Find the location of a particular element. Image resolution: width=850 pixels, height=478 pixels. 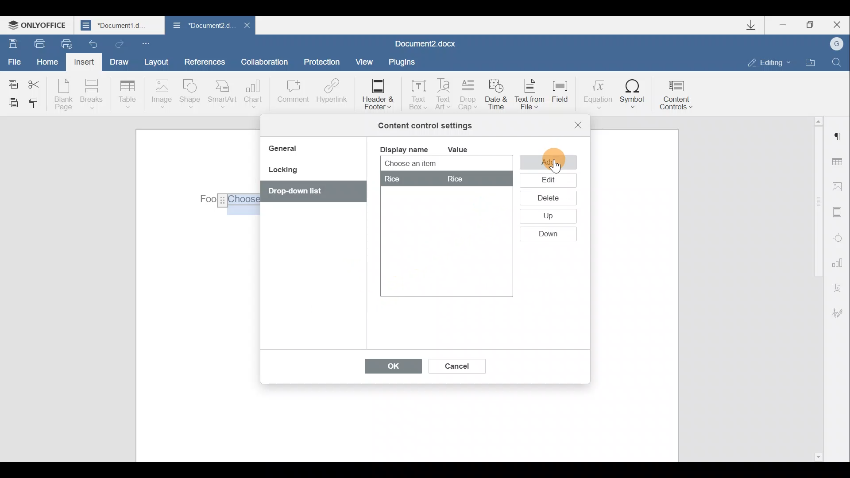

Delete is located at coordinates (546, 200).